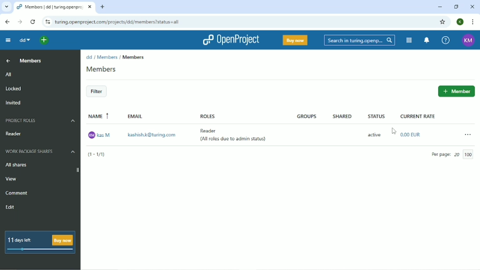  I want to click on Open quick add me, so click(43, 41).